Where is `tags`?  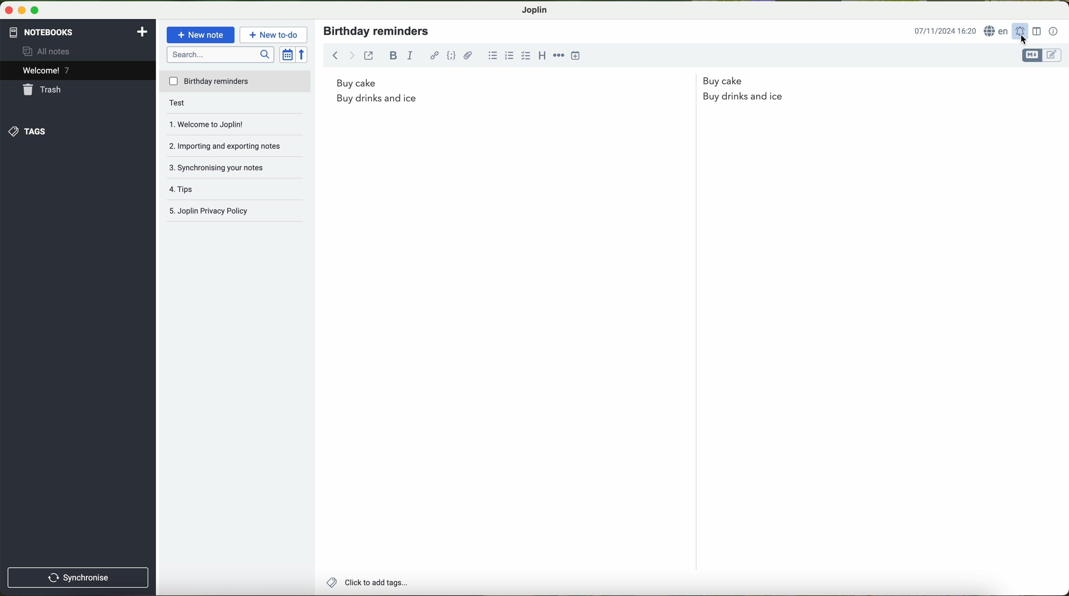
tags is located at coordinates (31, 131).